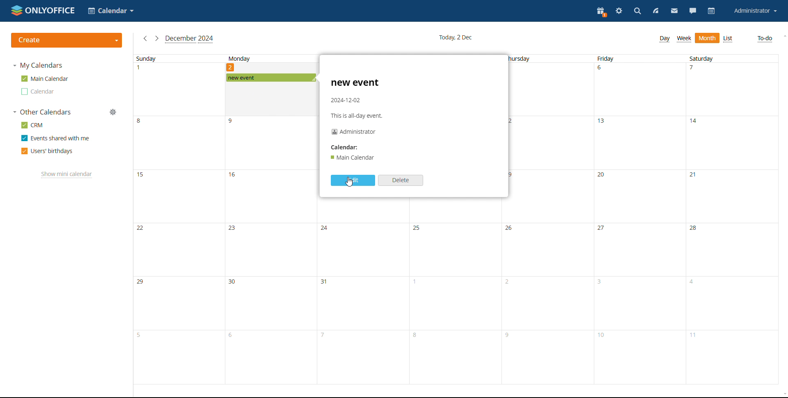 The width and height of the screenshot is (788, 398). I want to click on edit, so click(352, 180).